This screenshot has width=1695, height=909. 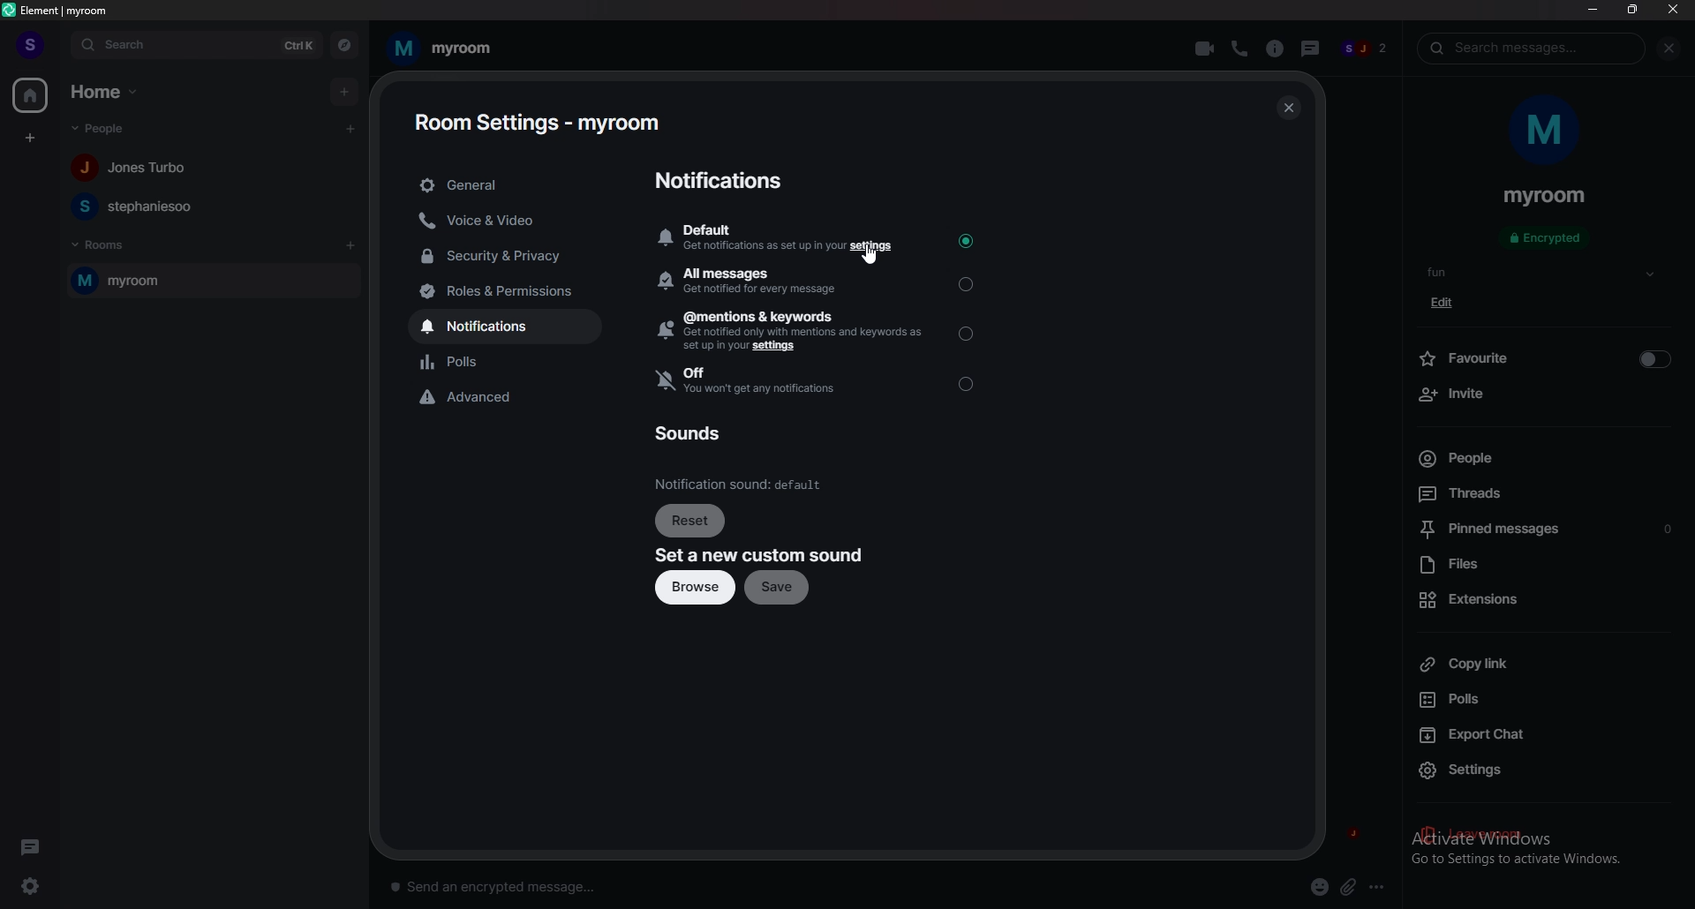 I want to click on video call, so click(x=1206, y=47).